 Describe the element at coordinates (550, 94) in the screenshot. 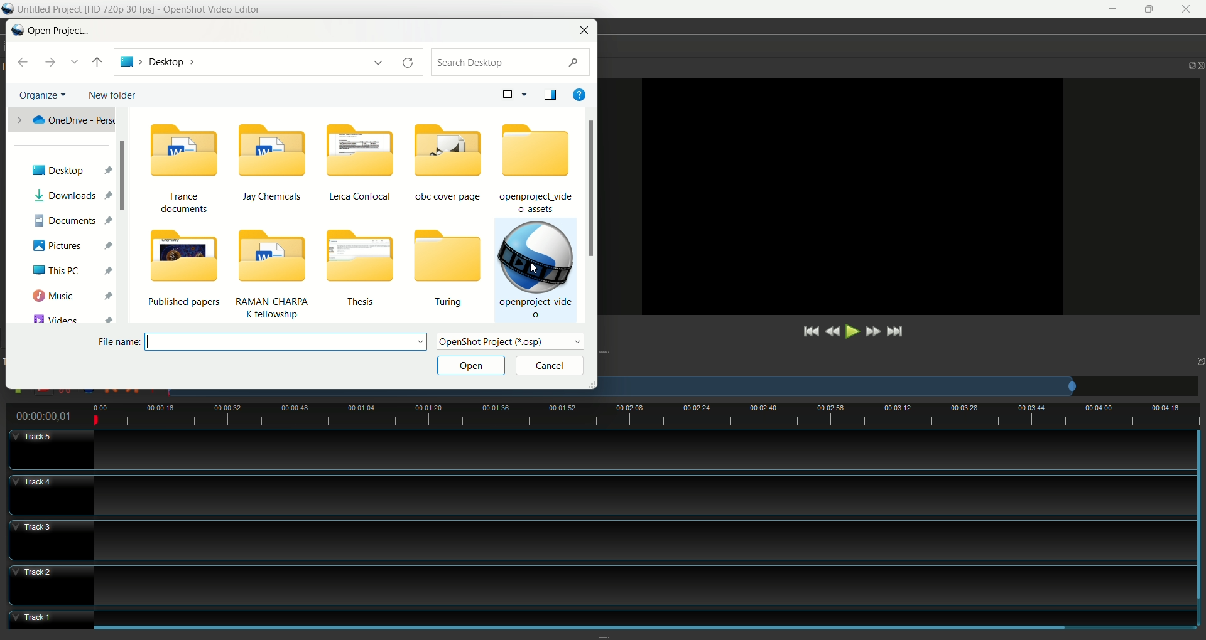

I see `preview pane` at that location.